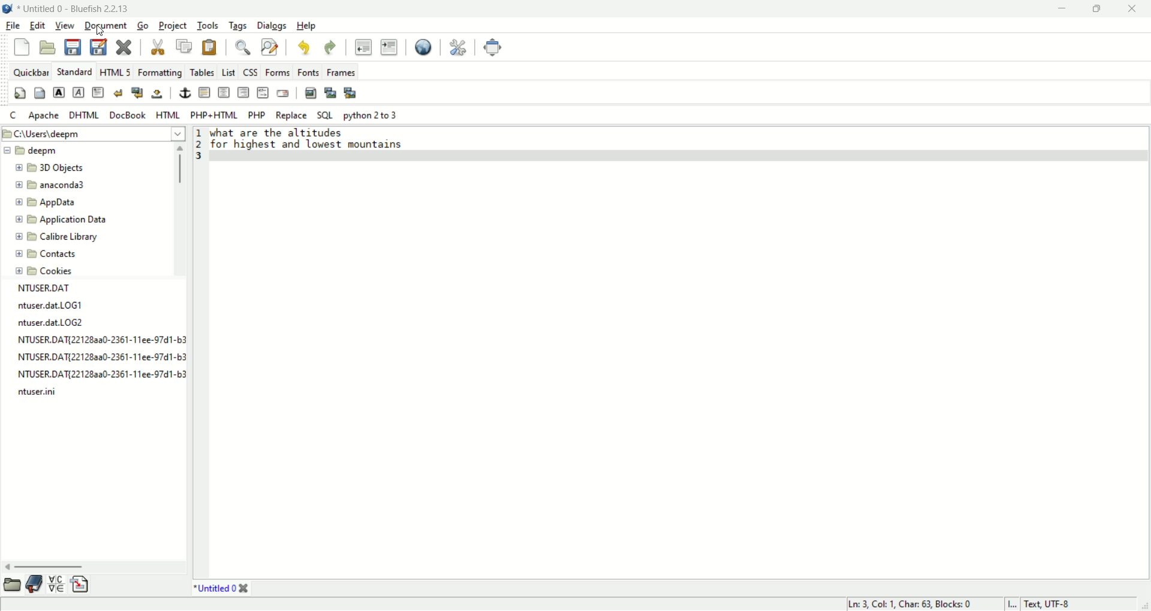 The height and width of the screenshot is (611, 1151). Describe the element at coordinates (156, 49) in the screenshot. I see `cut` at that location.